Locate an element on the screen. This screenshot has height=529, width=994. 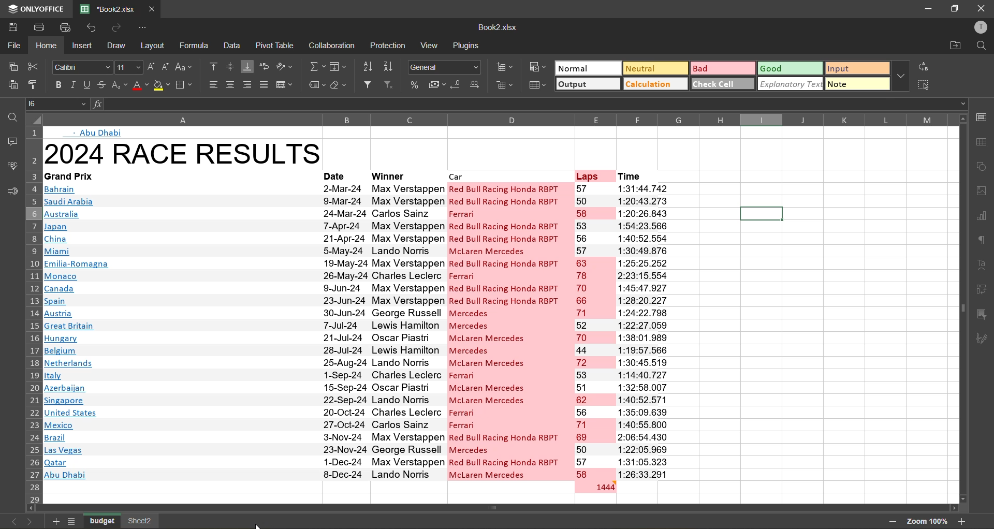
redo is located at coordinates (120, 27).